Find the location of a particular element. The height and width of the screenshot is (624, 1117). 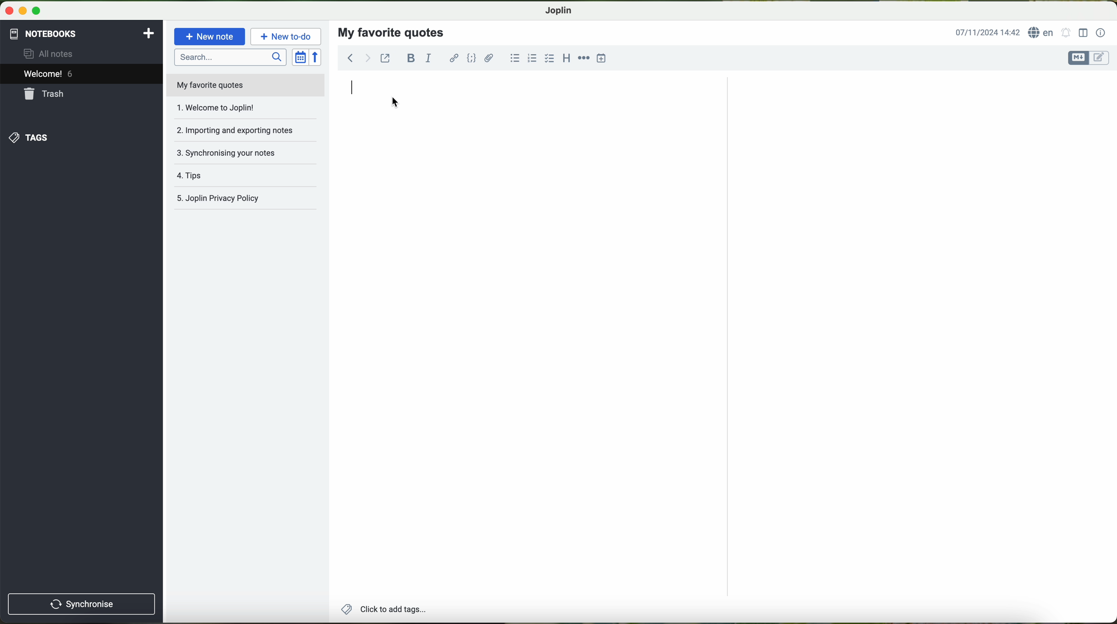

maximize is located at coordinates (36, 13).